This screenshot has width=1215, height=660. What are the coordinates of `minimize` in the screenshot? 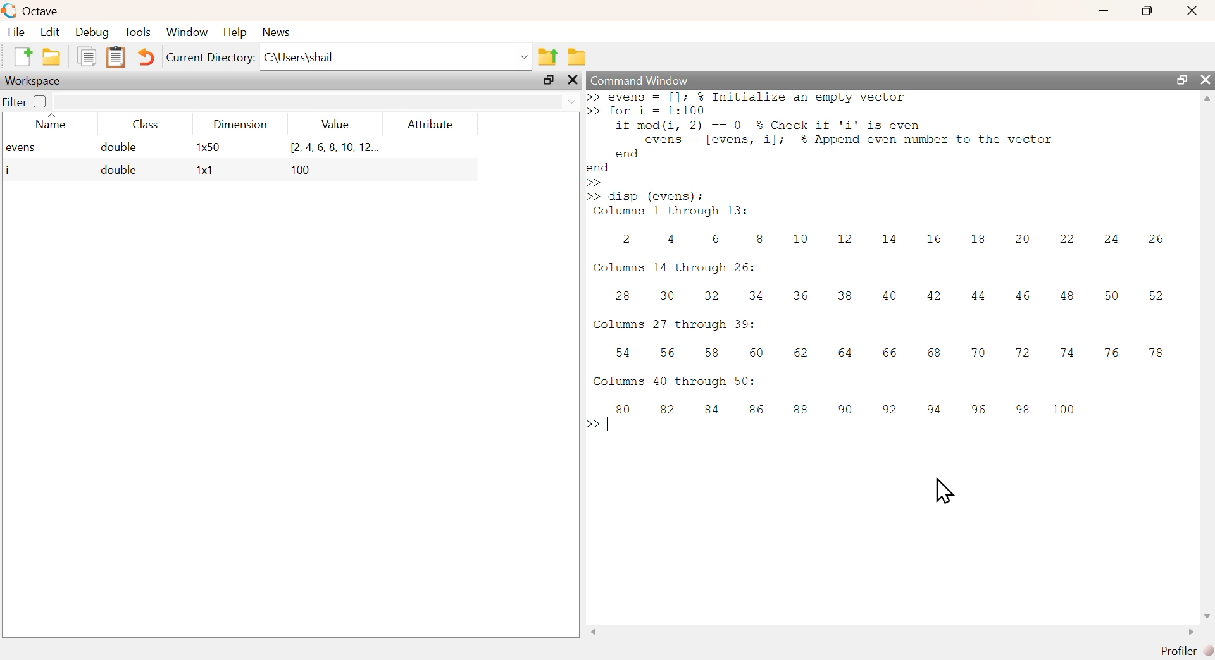 It's located at (1102, 11).